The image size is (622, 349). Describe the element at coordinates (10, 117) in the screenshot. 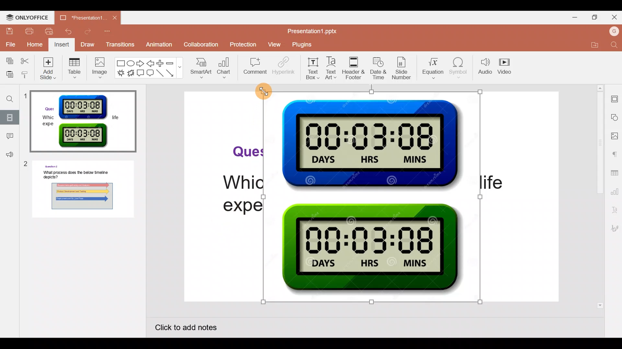

I see `Slides` at that location.